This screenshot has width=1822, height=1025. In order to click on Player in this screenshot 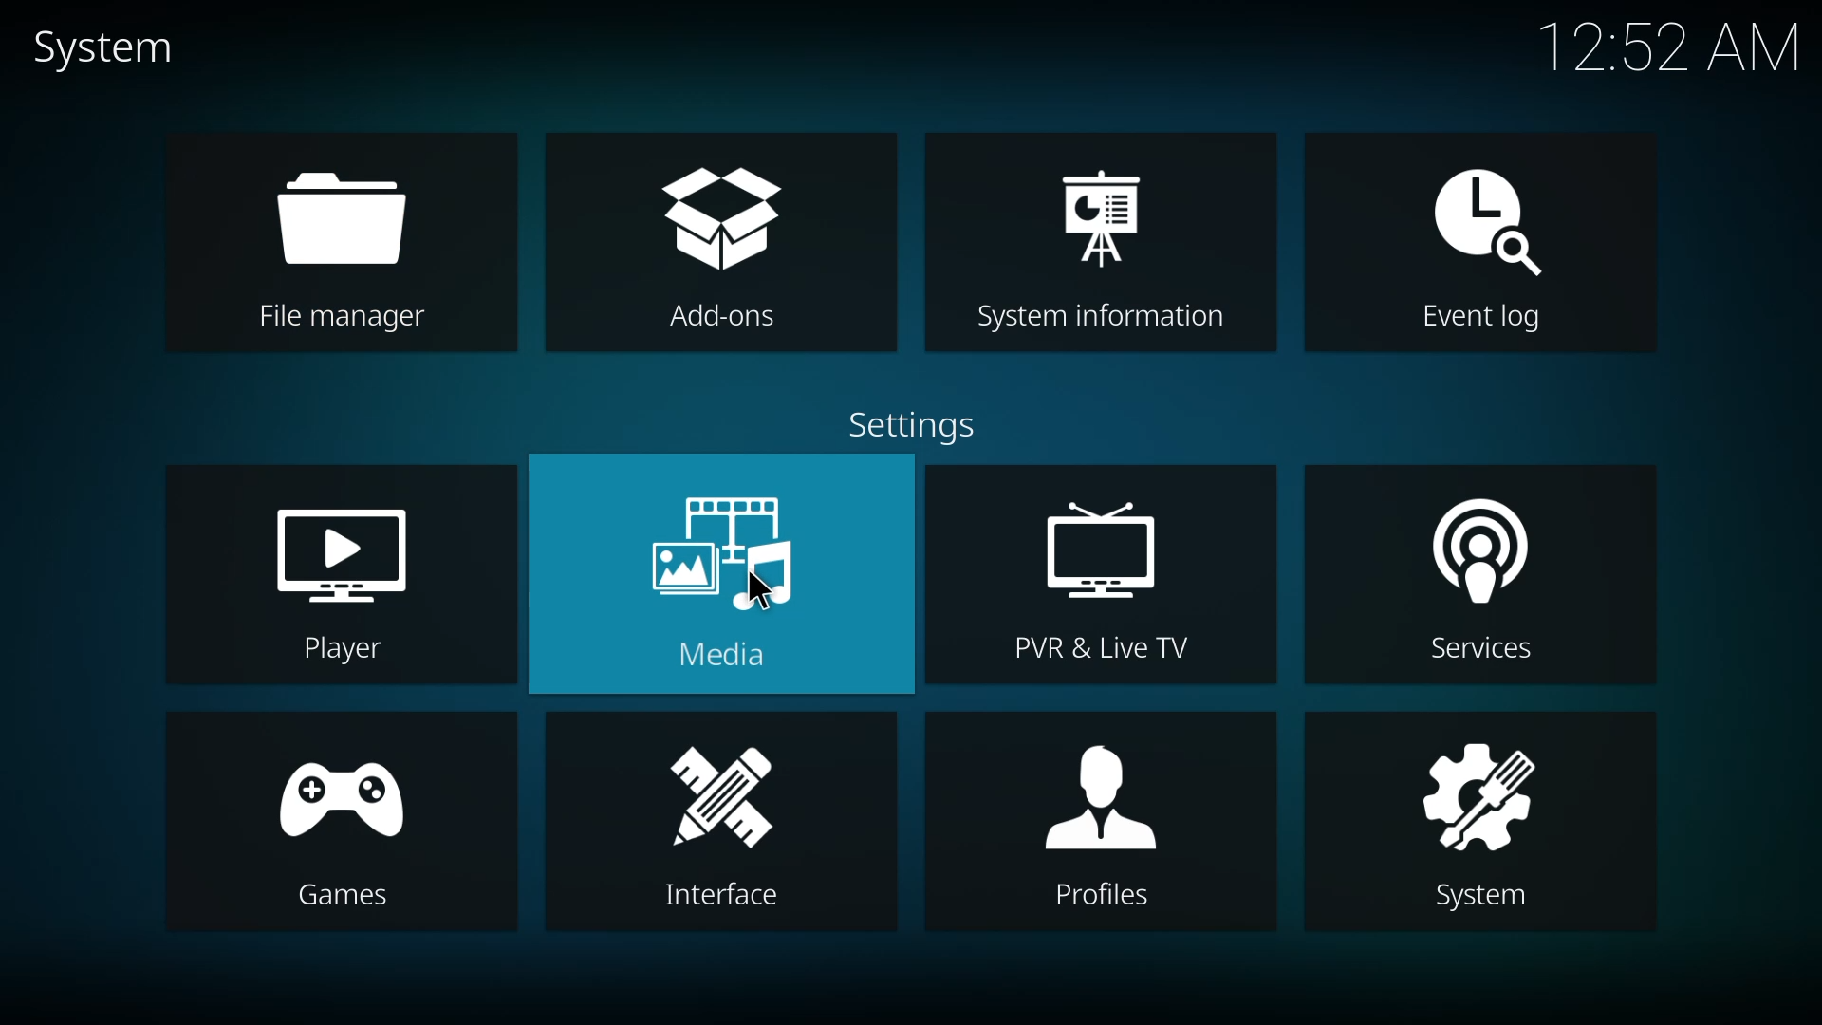, I will do `click(344, 654)`.